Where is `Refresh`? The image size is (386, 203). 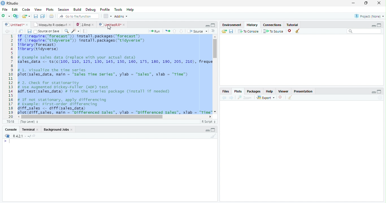
Refresh is located at coordinates (380, 98).